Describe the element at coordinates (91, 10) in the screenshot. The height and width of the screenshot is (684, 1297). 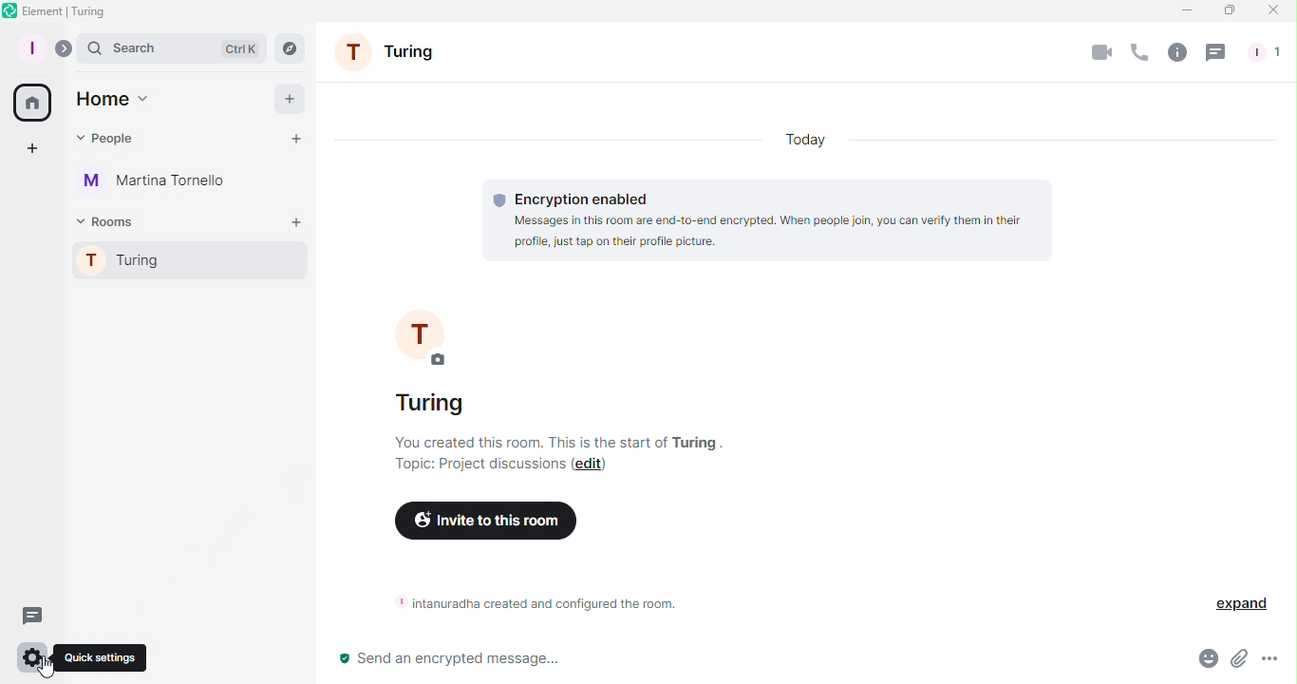
I see `turing` at that location.